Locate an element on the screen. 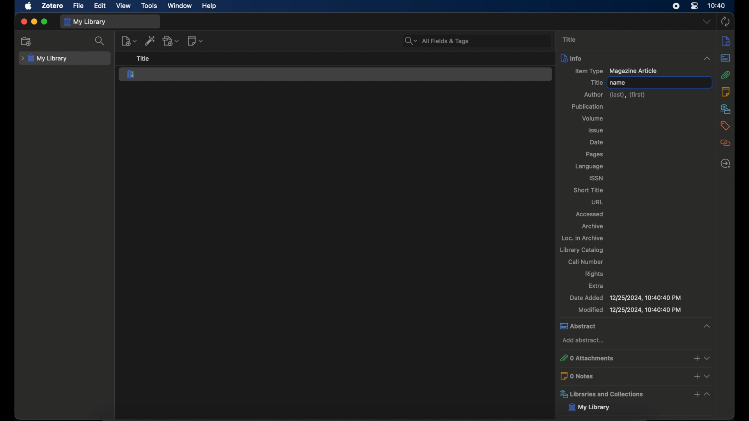  add abstract is located at coordinates (583, 340).